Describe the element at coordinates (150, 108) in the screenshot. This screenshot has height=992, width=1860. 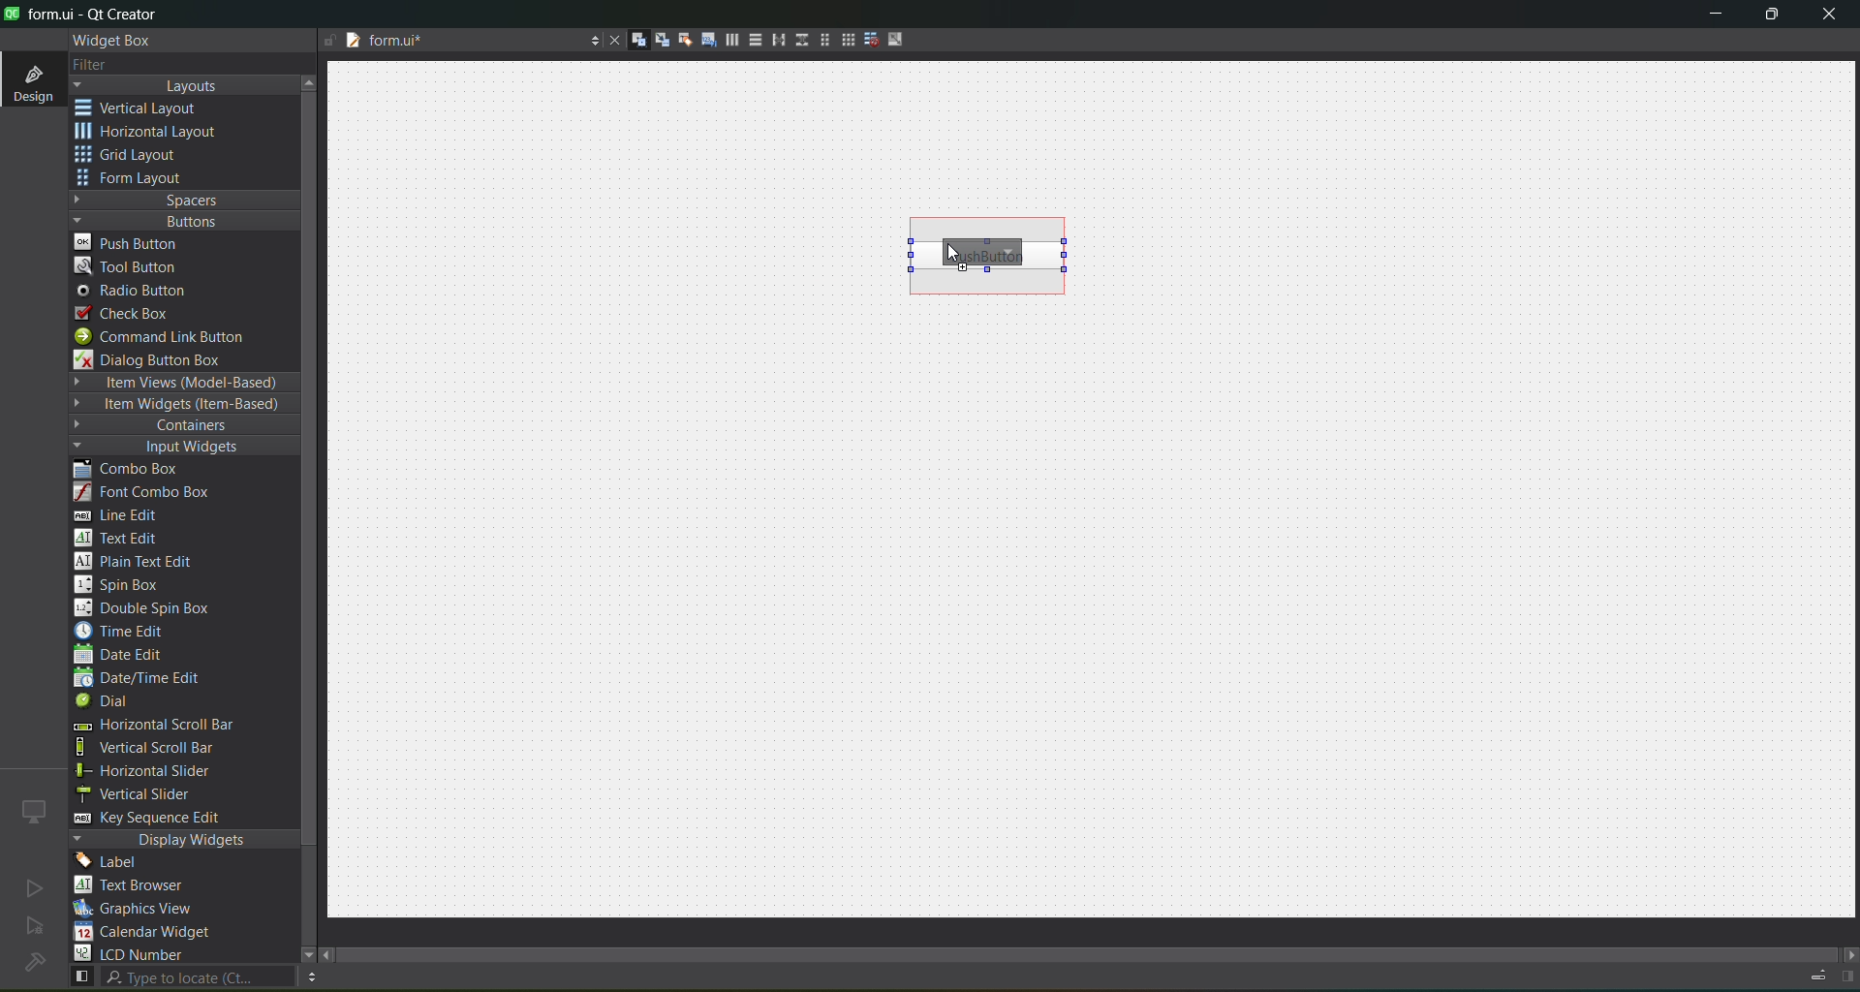
I see `vertical` at that location.